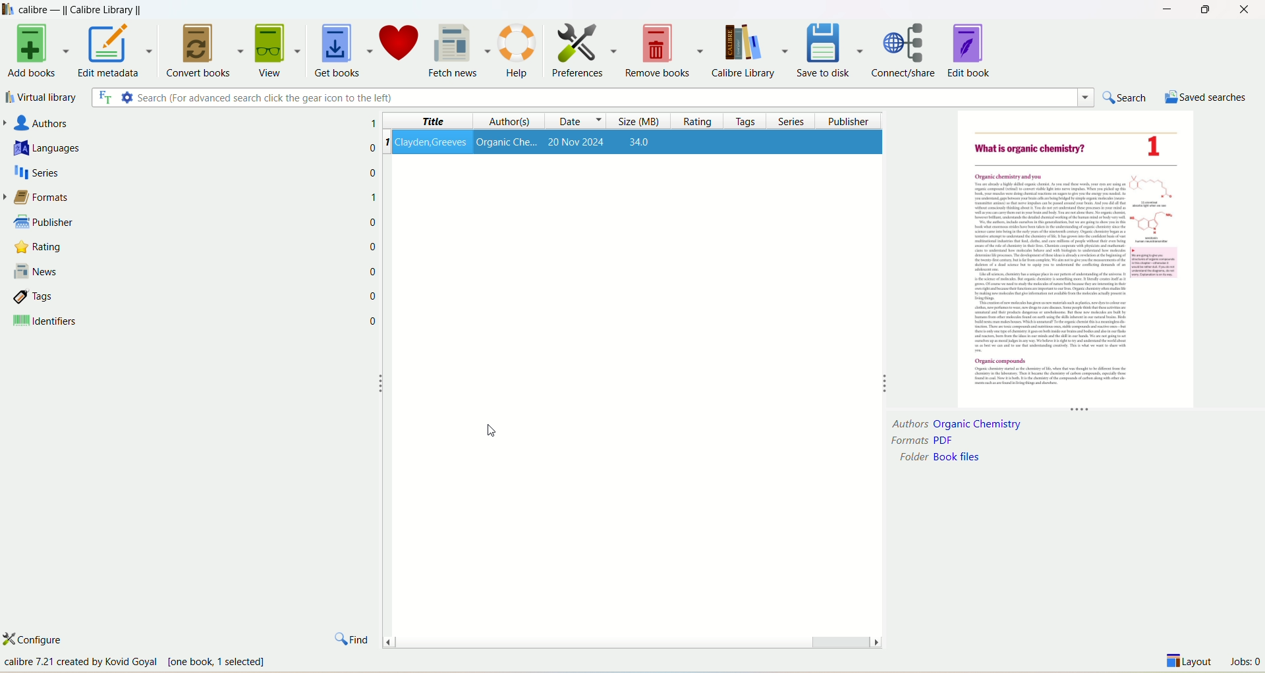 Image resolution: width=1265 pixels, height=673 pixels. I want to click on edit metadata, so click(117, 53).